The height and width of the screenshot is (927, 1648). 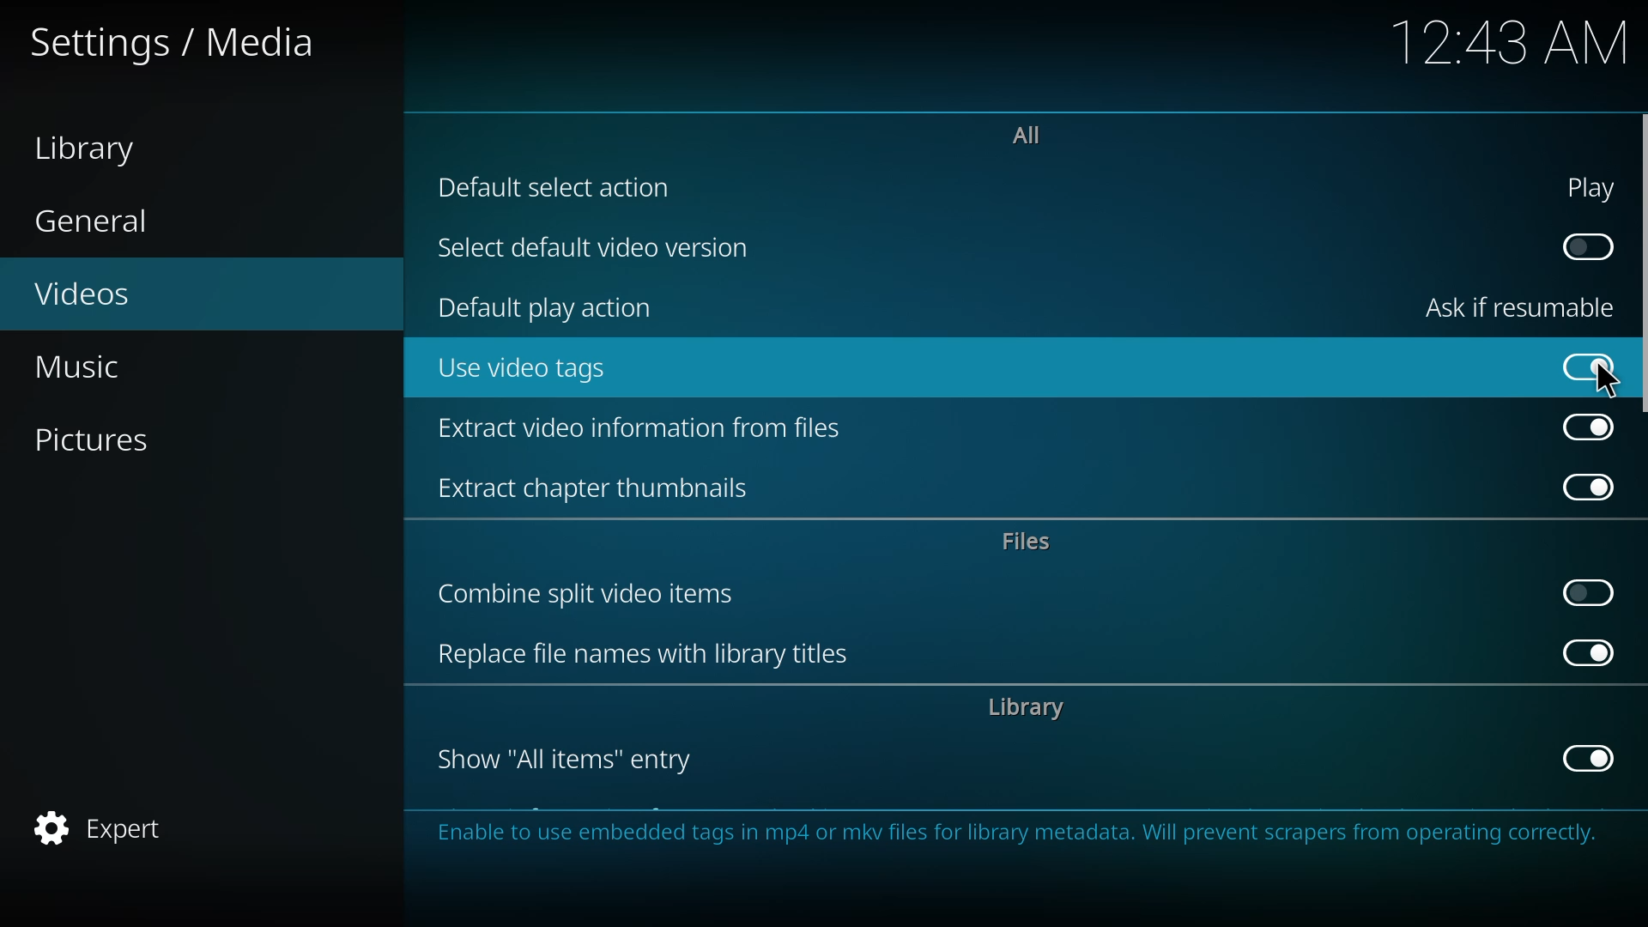 I want to click on click to enable, so click(x=1584, y=245).